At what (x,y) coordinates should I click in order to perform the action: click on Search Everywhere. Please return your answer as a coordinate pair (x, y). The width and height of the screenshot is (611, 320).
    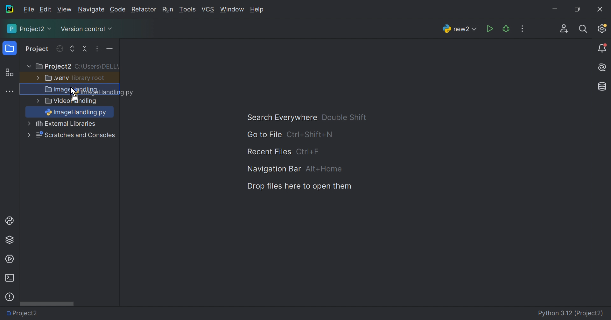
    Looking at the image, I should click on (279, 118).